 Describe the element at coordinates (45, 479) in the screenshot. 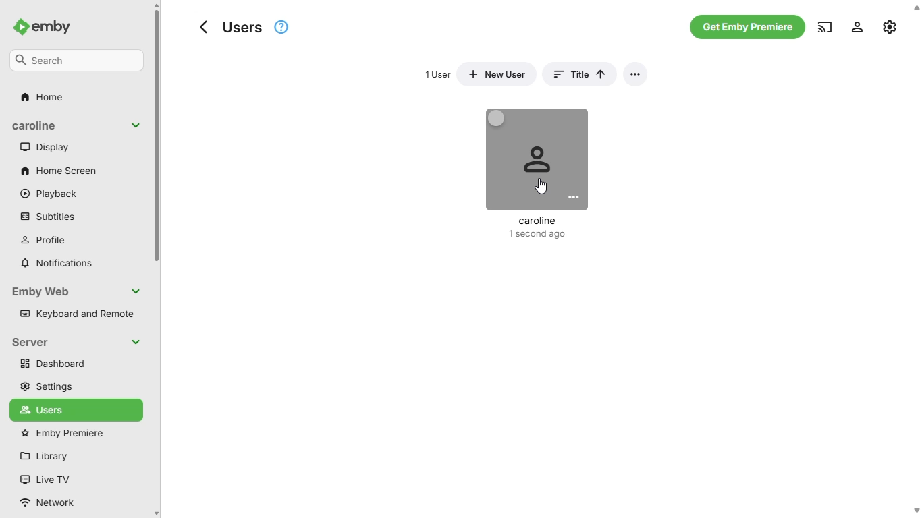

I see `live TV` at that location.